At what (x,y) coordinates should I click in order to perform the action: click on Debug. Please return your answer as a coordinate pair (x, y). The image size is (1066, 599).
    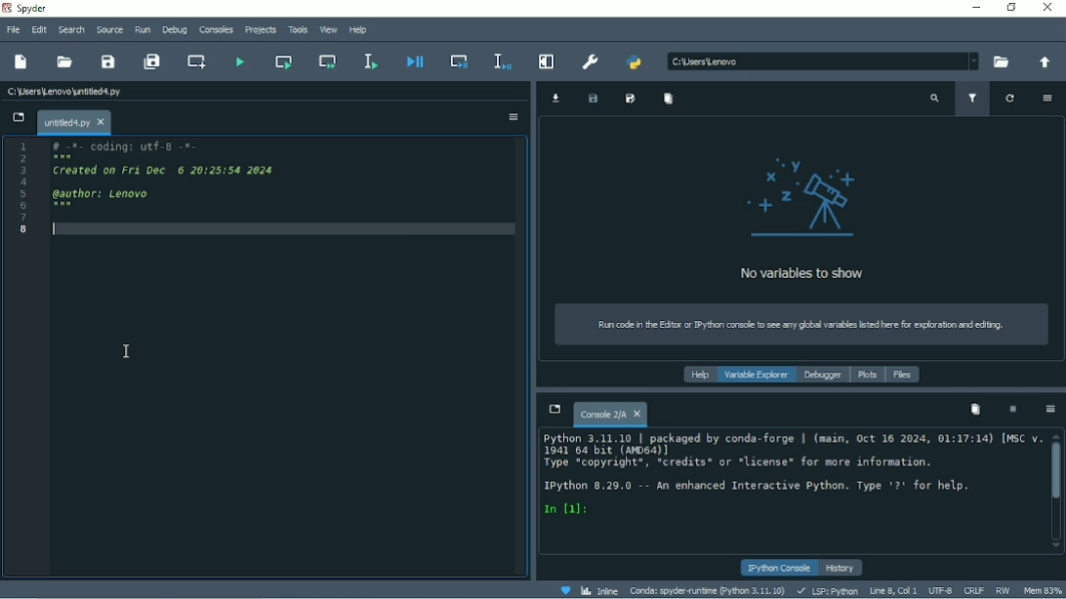
    Looking at the image, I should click on (175, 31).